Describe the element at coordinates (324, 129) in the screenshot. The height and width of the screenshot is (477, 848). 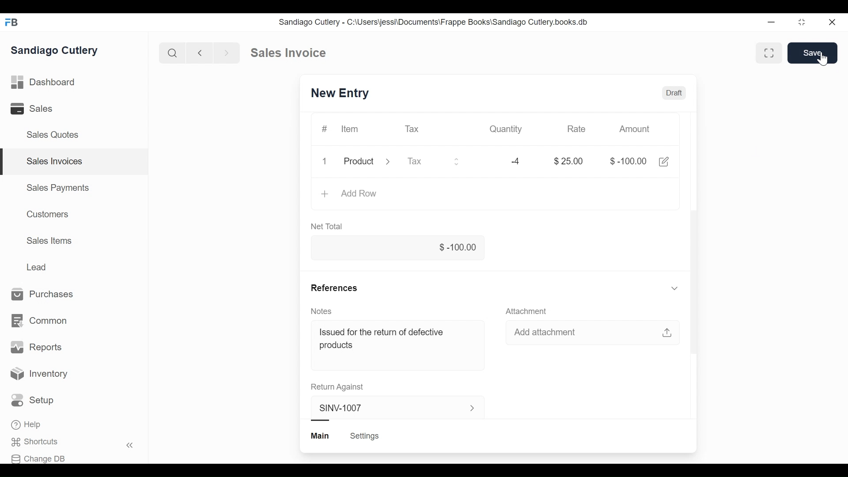
I see `#` at that location.